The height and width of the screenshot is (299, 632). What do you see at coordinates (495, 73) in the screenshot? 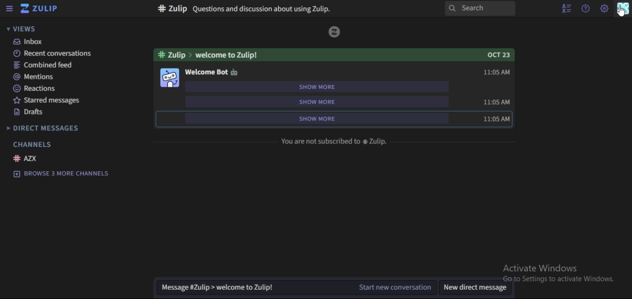
I see `11:05 AM` at bounding box center [495, 73].